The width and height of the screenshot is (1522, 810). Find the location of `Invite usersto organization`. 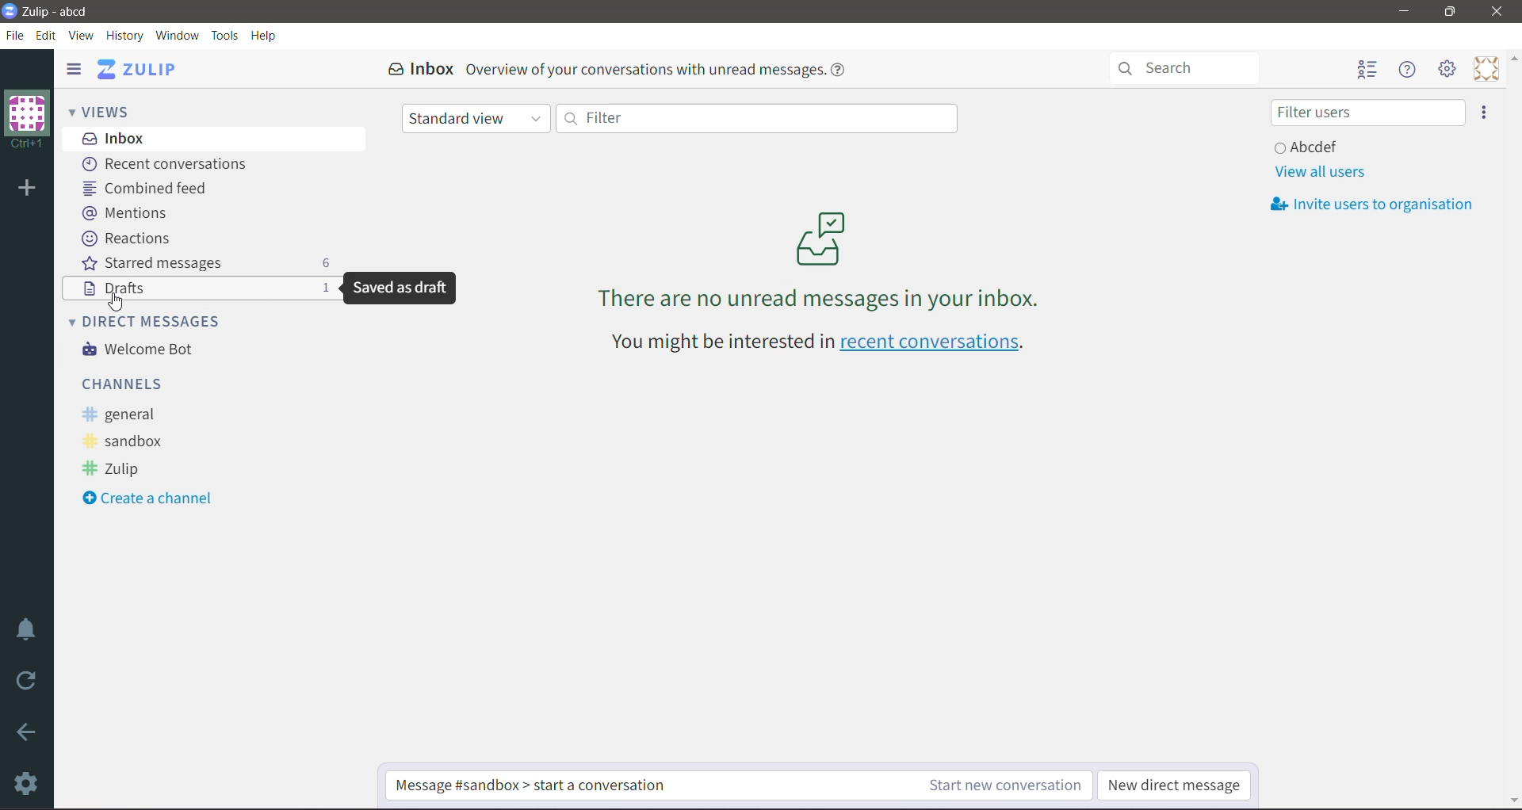

Invite usersto organization is located at coordinates (1378, 204).